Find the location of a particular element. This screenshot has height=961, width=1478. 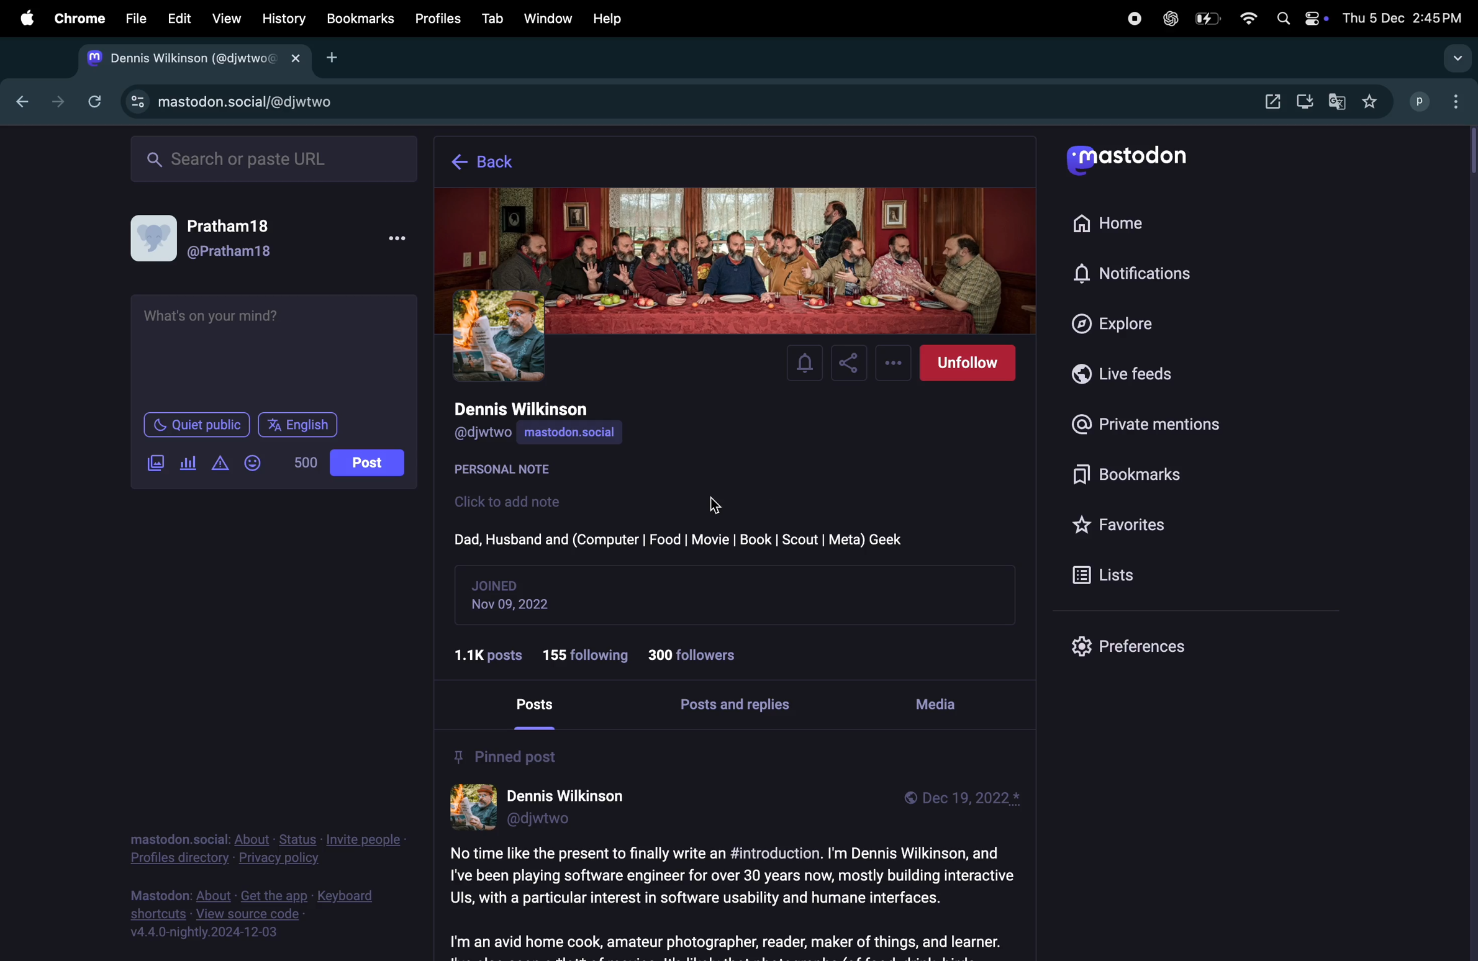

chatgpt is located at coordinates (1170, 20).